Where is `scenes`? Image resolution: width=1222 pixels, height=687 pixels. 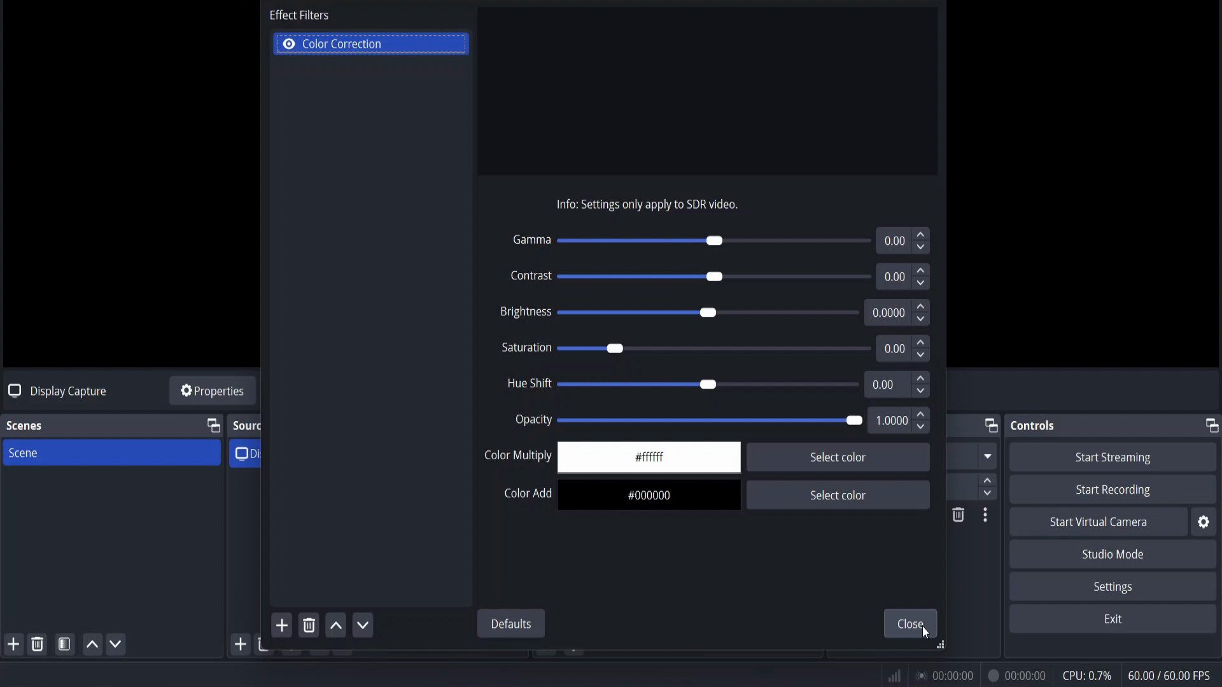 scenes is located at coordinates (25, 426).